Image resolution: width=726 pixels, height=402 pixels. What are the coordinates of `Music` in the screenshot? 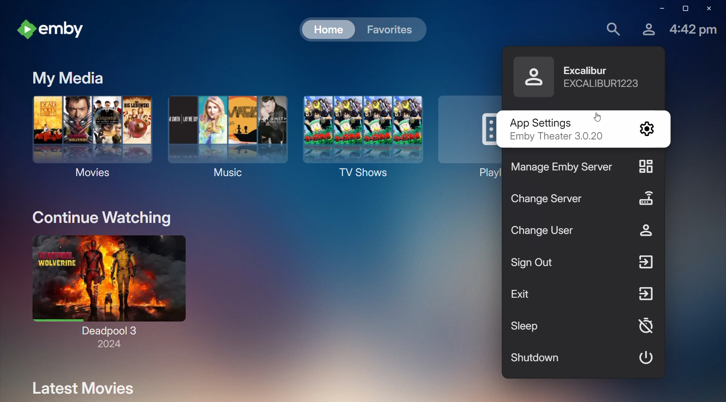 It's located at (228, 136).